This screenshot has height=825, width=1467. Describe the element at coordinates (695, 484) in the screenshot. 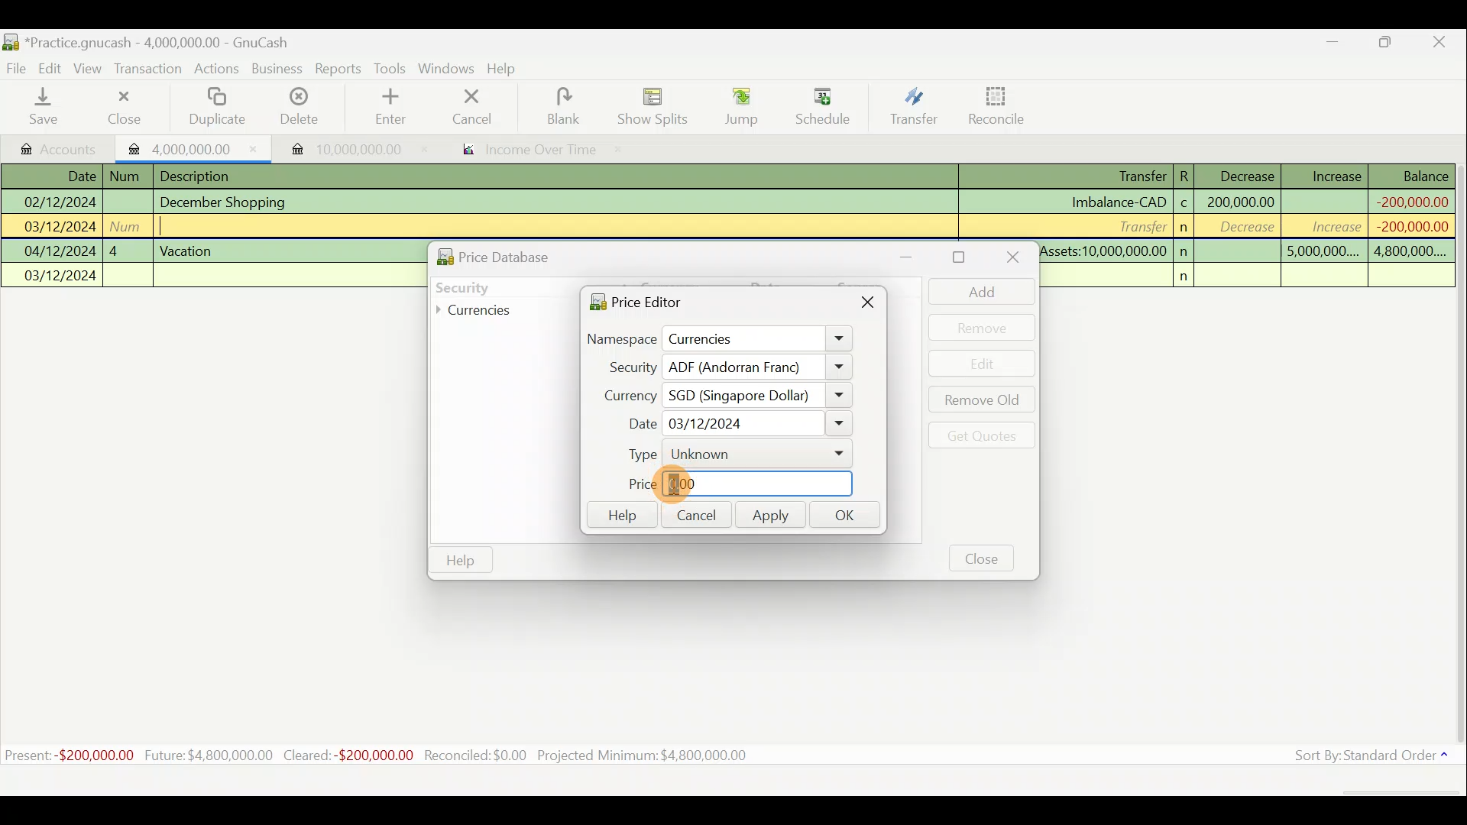

I see `Cursor` at that location.